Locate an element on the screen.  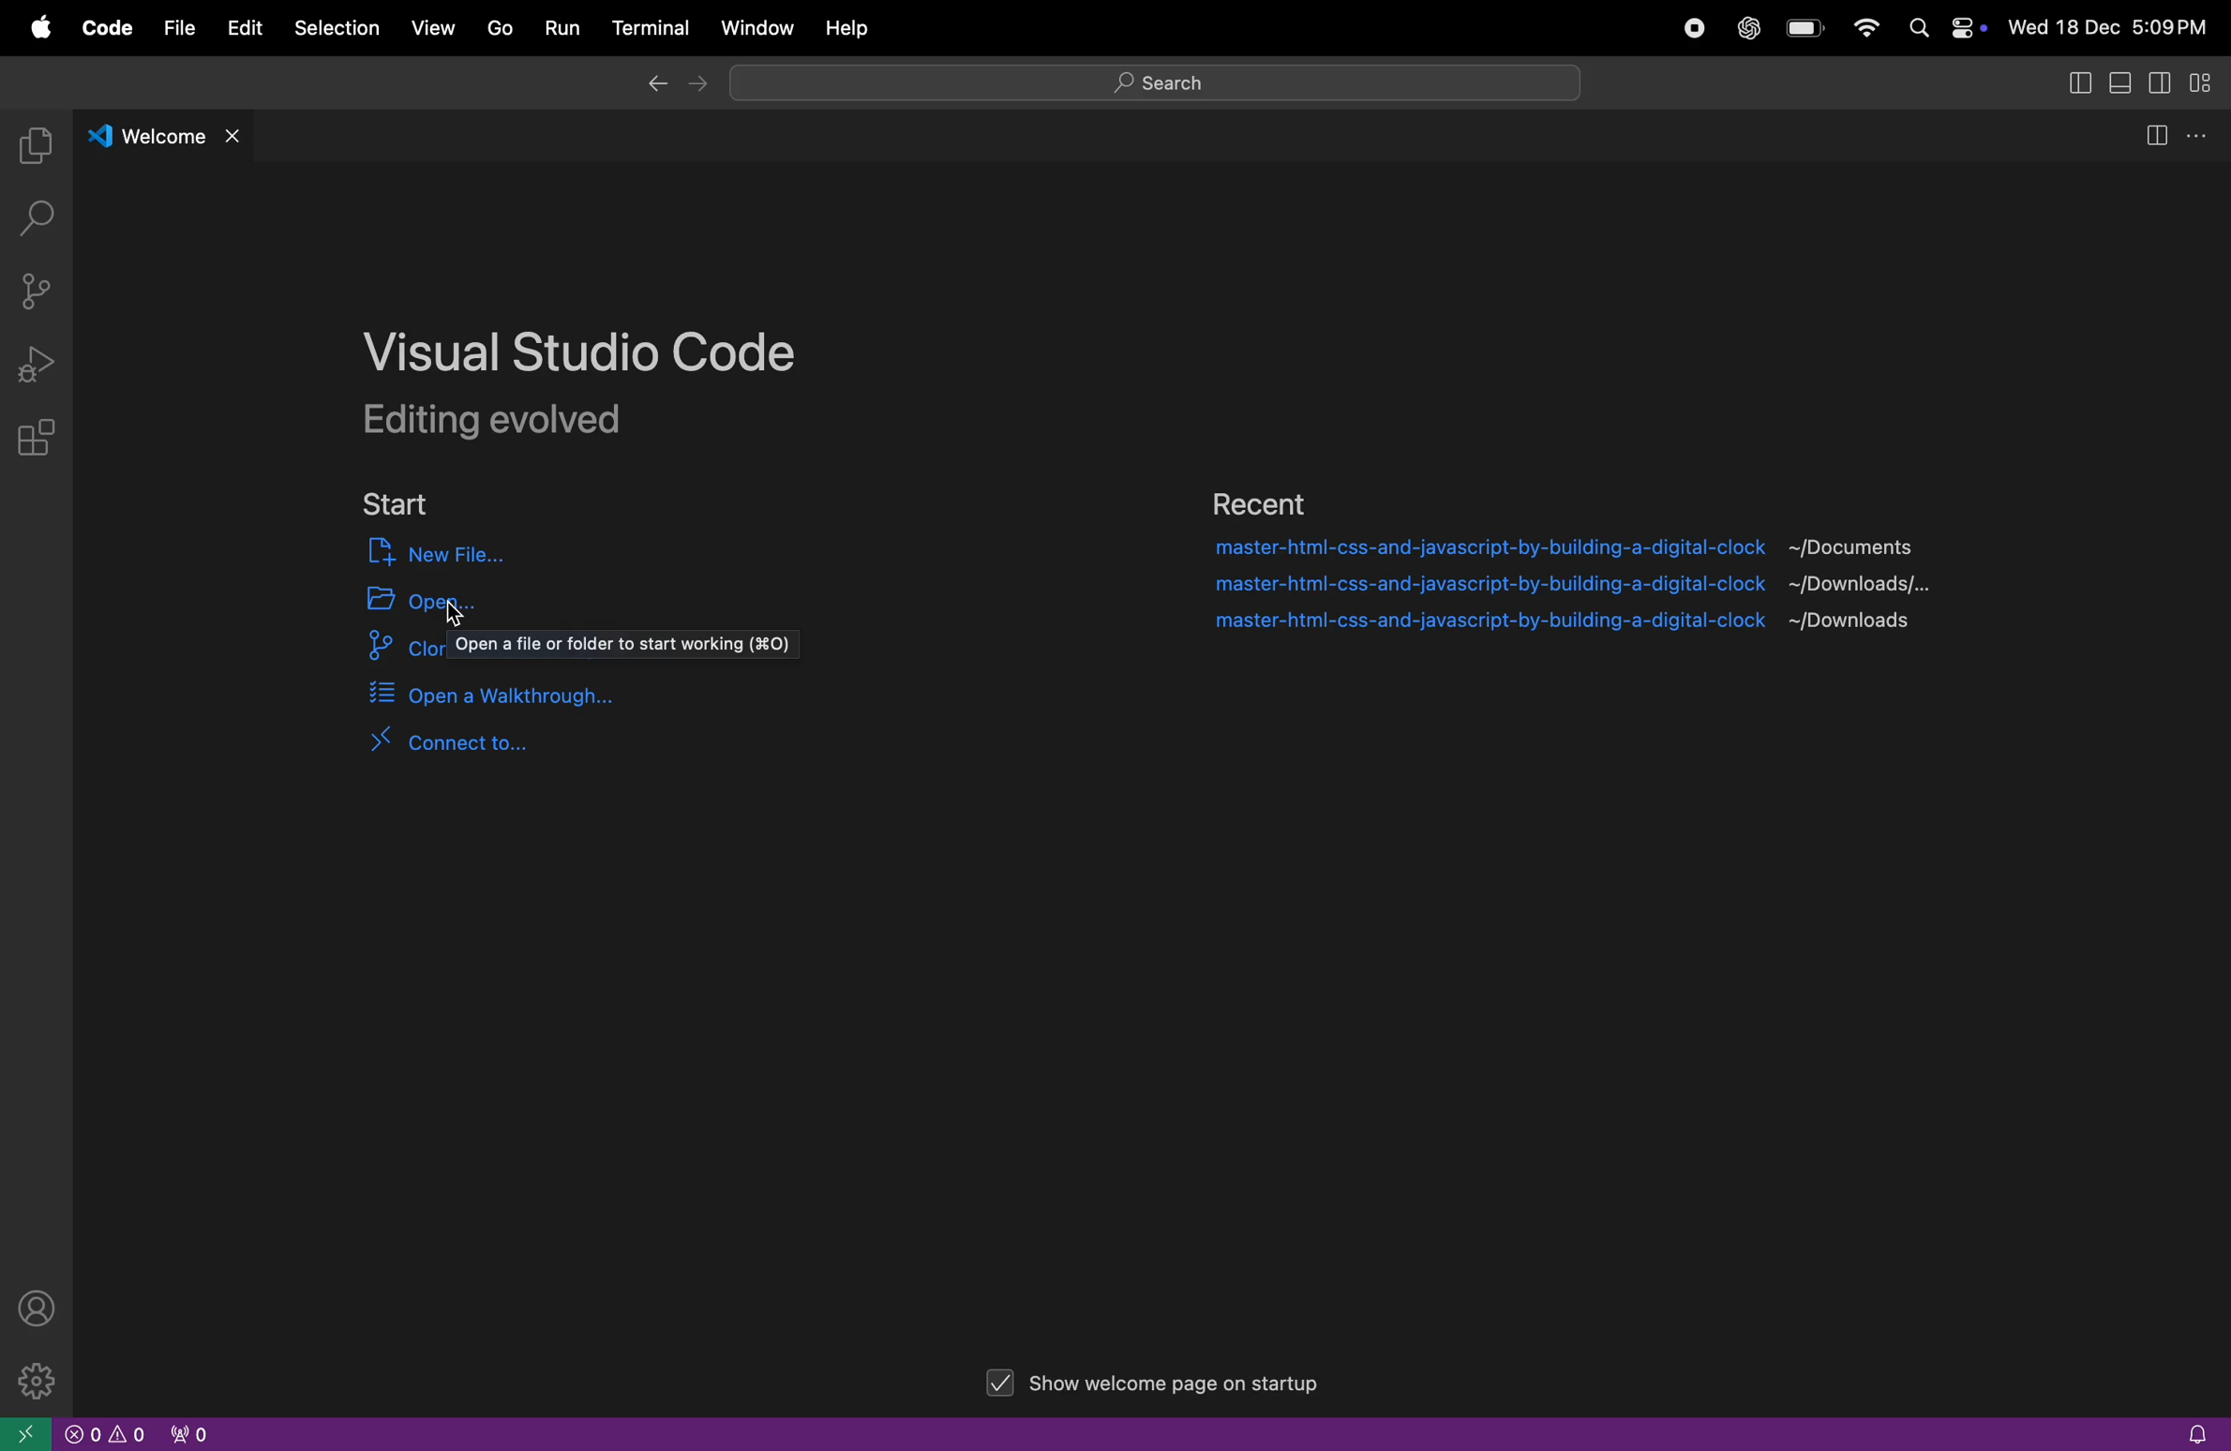
chatgpt is located at coordinates (1747, 29).